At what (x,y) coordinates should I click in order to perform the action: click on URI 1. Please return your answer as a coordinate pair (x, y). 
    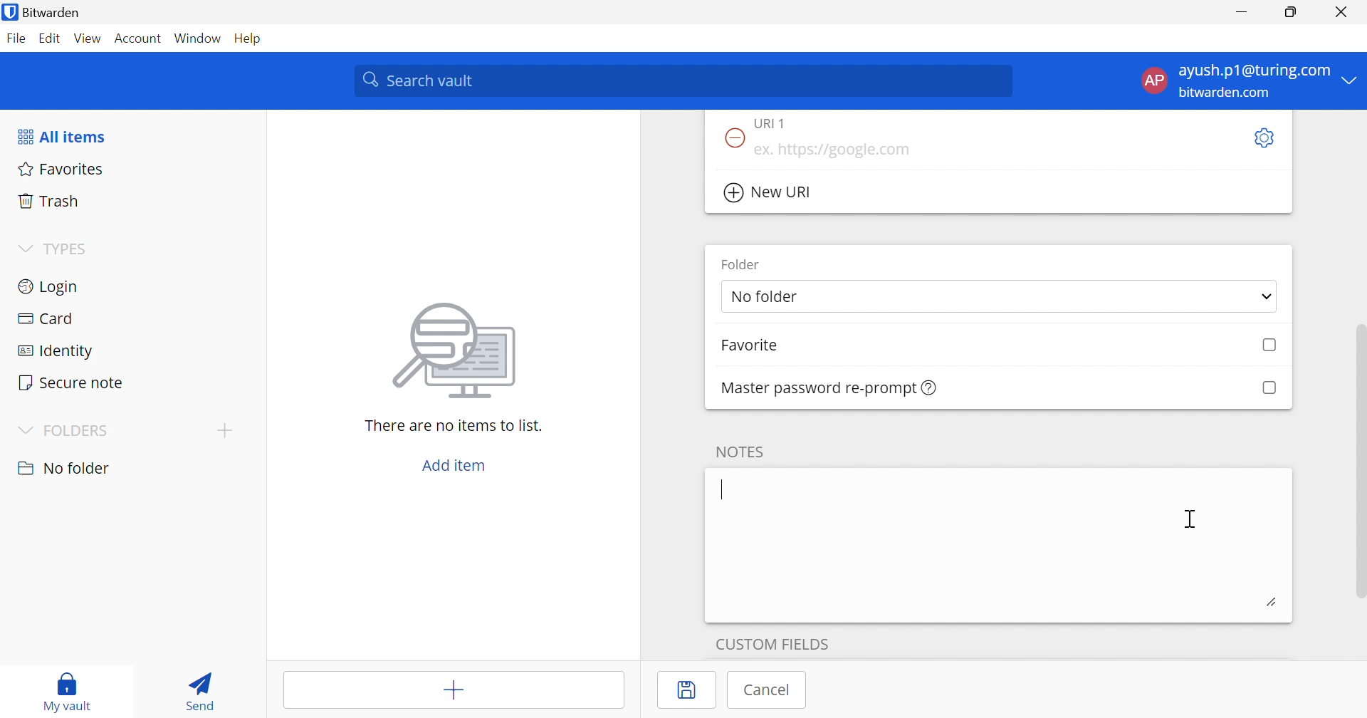
    Looking at the image, I should click on (779, 123).